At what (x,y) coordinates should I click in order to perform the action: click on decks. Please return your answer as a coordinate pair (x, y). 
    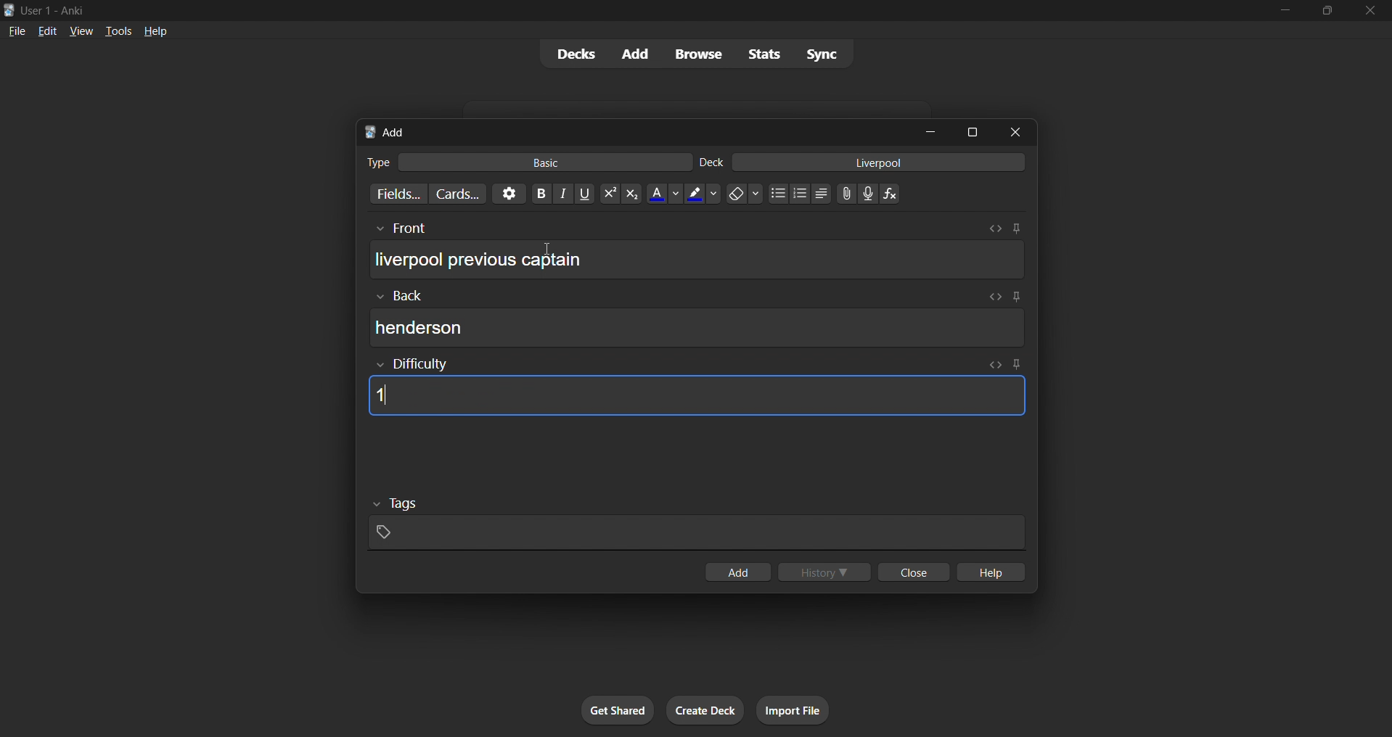
    Looking at the image, I should click on (570, 57).